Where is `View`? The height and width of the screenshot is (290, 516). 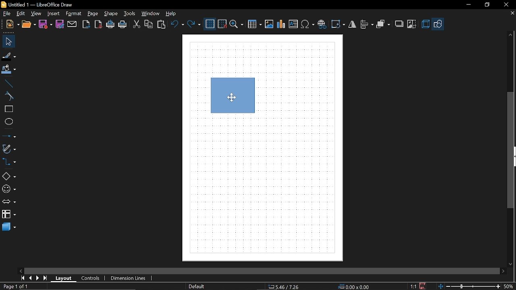
View is located at coordinates (36, 13).